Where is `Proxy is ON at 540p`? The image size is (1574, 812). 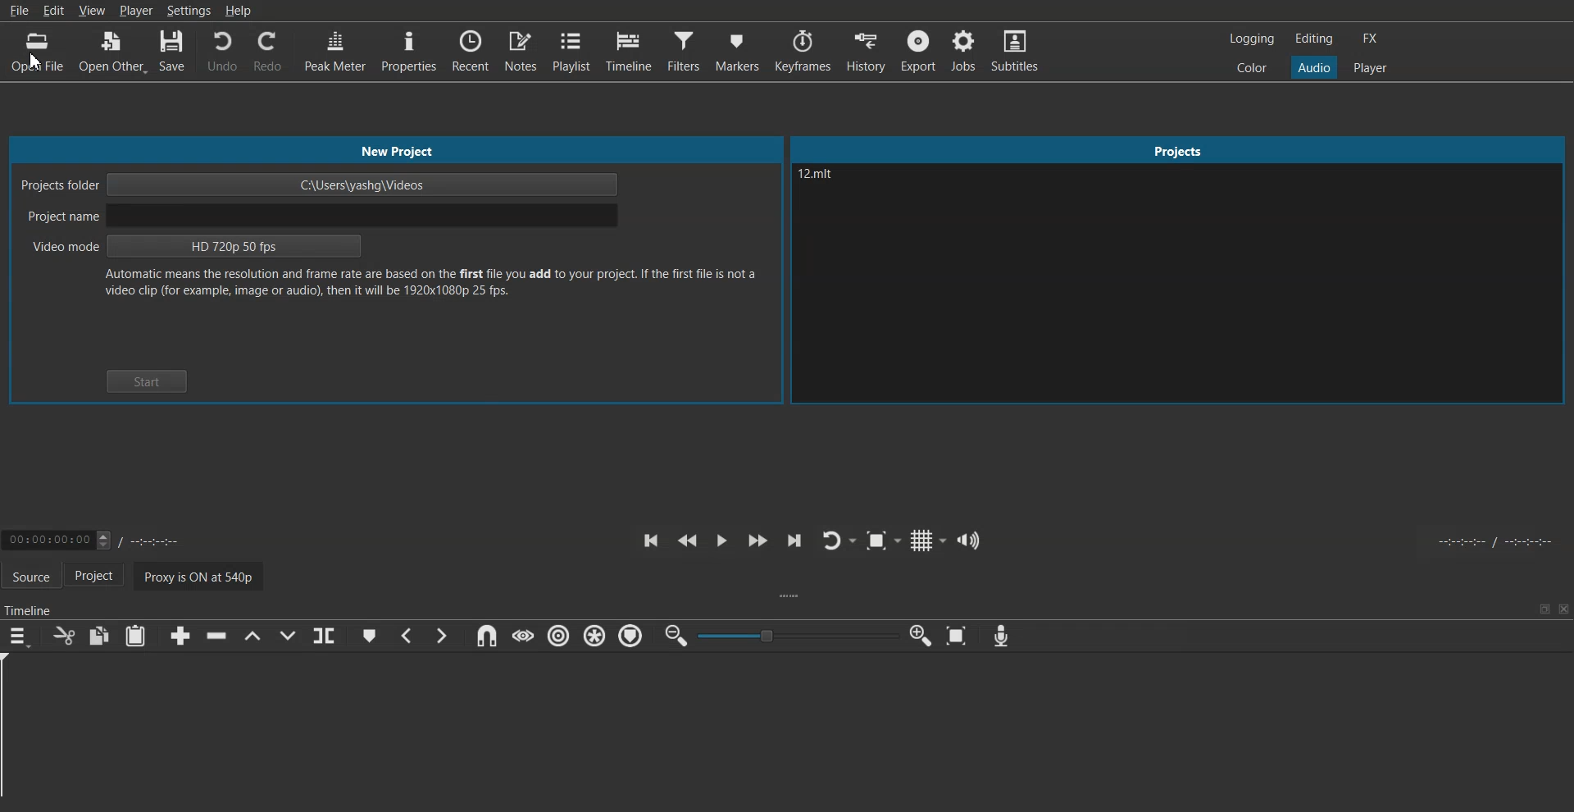 Proxy is ON at 540p is located at coordinates (202, 575).